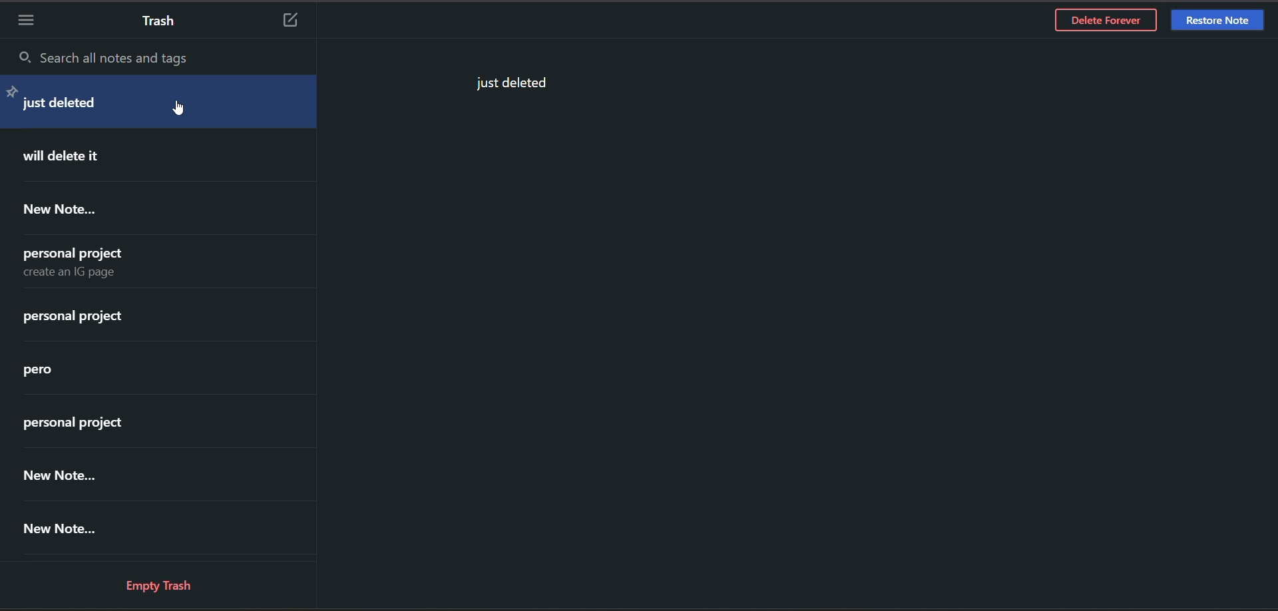  I want to click on deleted note title 7, so click(97, 422).